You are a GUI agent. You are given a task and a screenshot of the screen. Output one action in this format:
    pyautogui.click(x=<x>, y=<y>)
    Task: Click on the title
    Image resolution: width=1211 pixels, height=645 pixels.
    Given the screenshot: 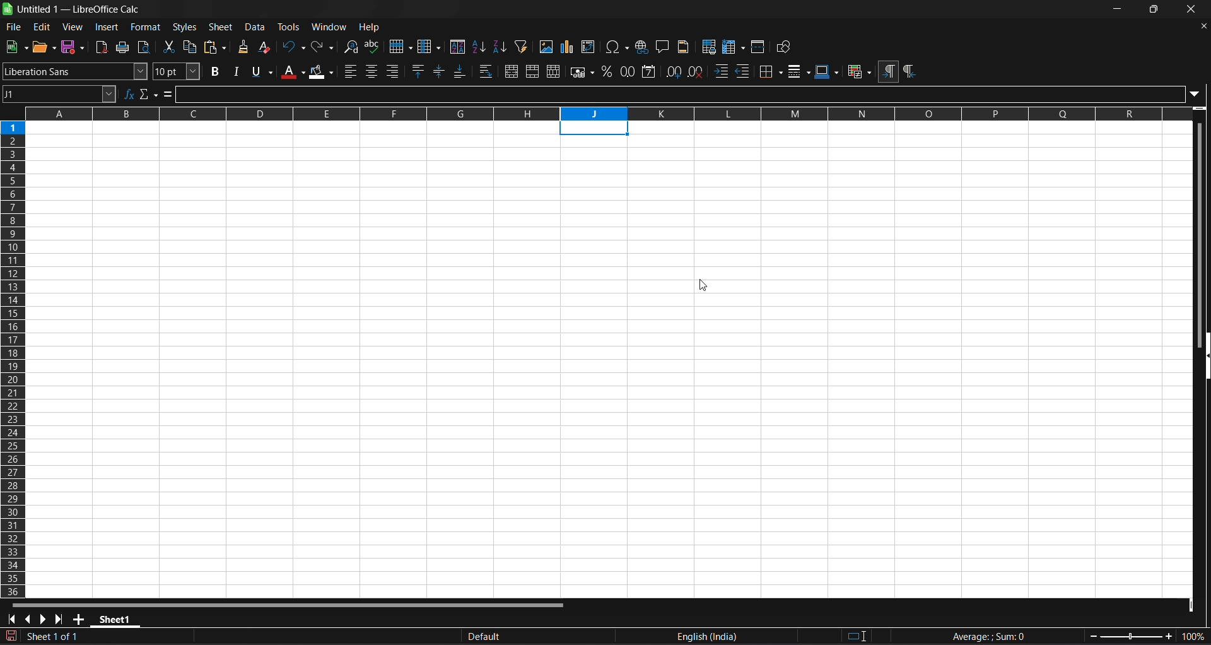 What is the action you would take?
    pyautogui.click(x=79, y=9)
    